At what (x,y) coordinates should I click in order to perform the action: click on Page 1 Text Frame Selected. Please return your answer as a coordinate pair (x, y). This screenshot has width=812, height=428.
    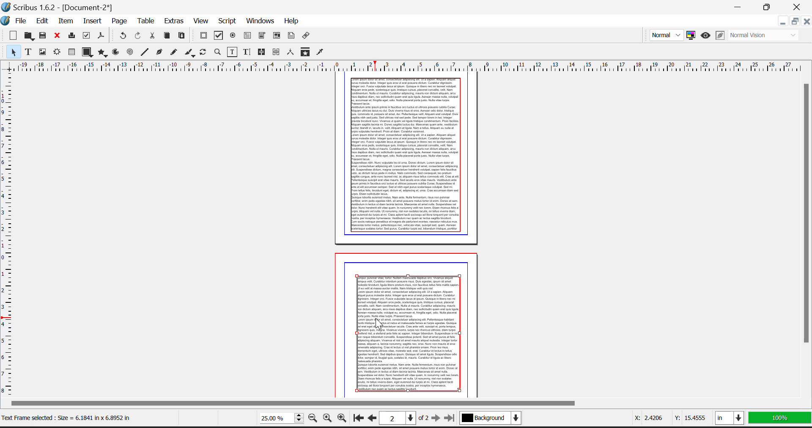
    Looking at the image, I should click on (406, 155).